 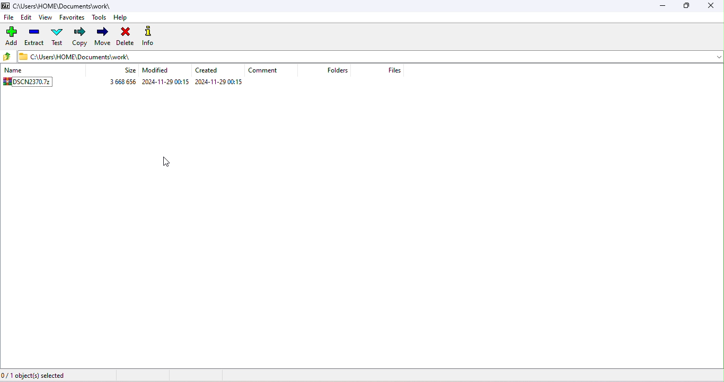 What do you see at coordinates (122, 19) in the screenshot?
I see `help` at bounding box center [122, 19].